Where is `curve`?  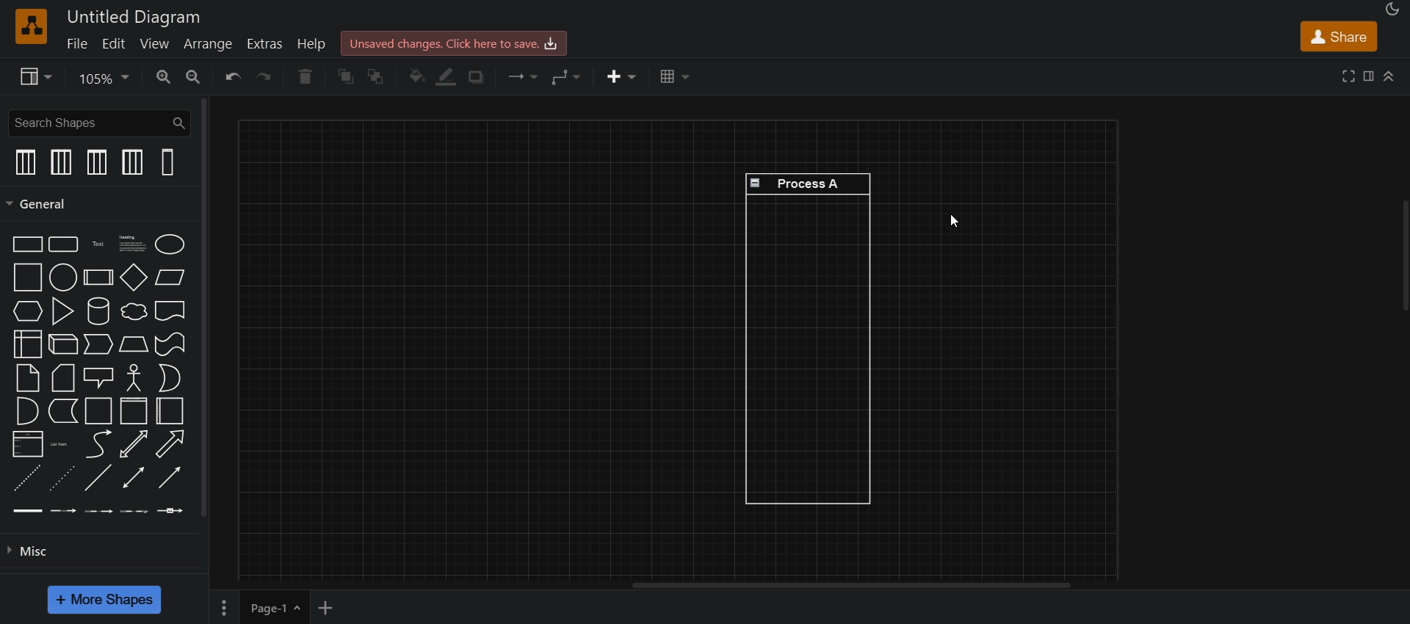 curve is located at coordinates (99, 446).